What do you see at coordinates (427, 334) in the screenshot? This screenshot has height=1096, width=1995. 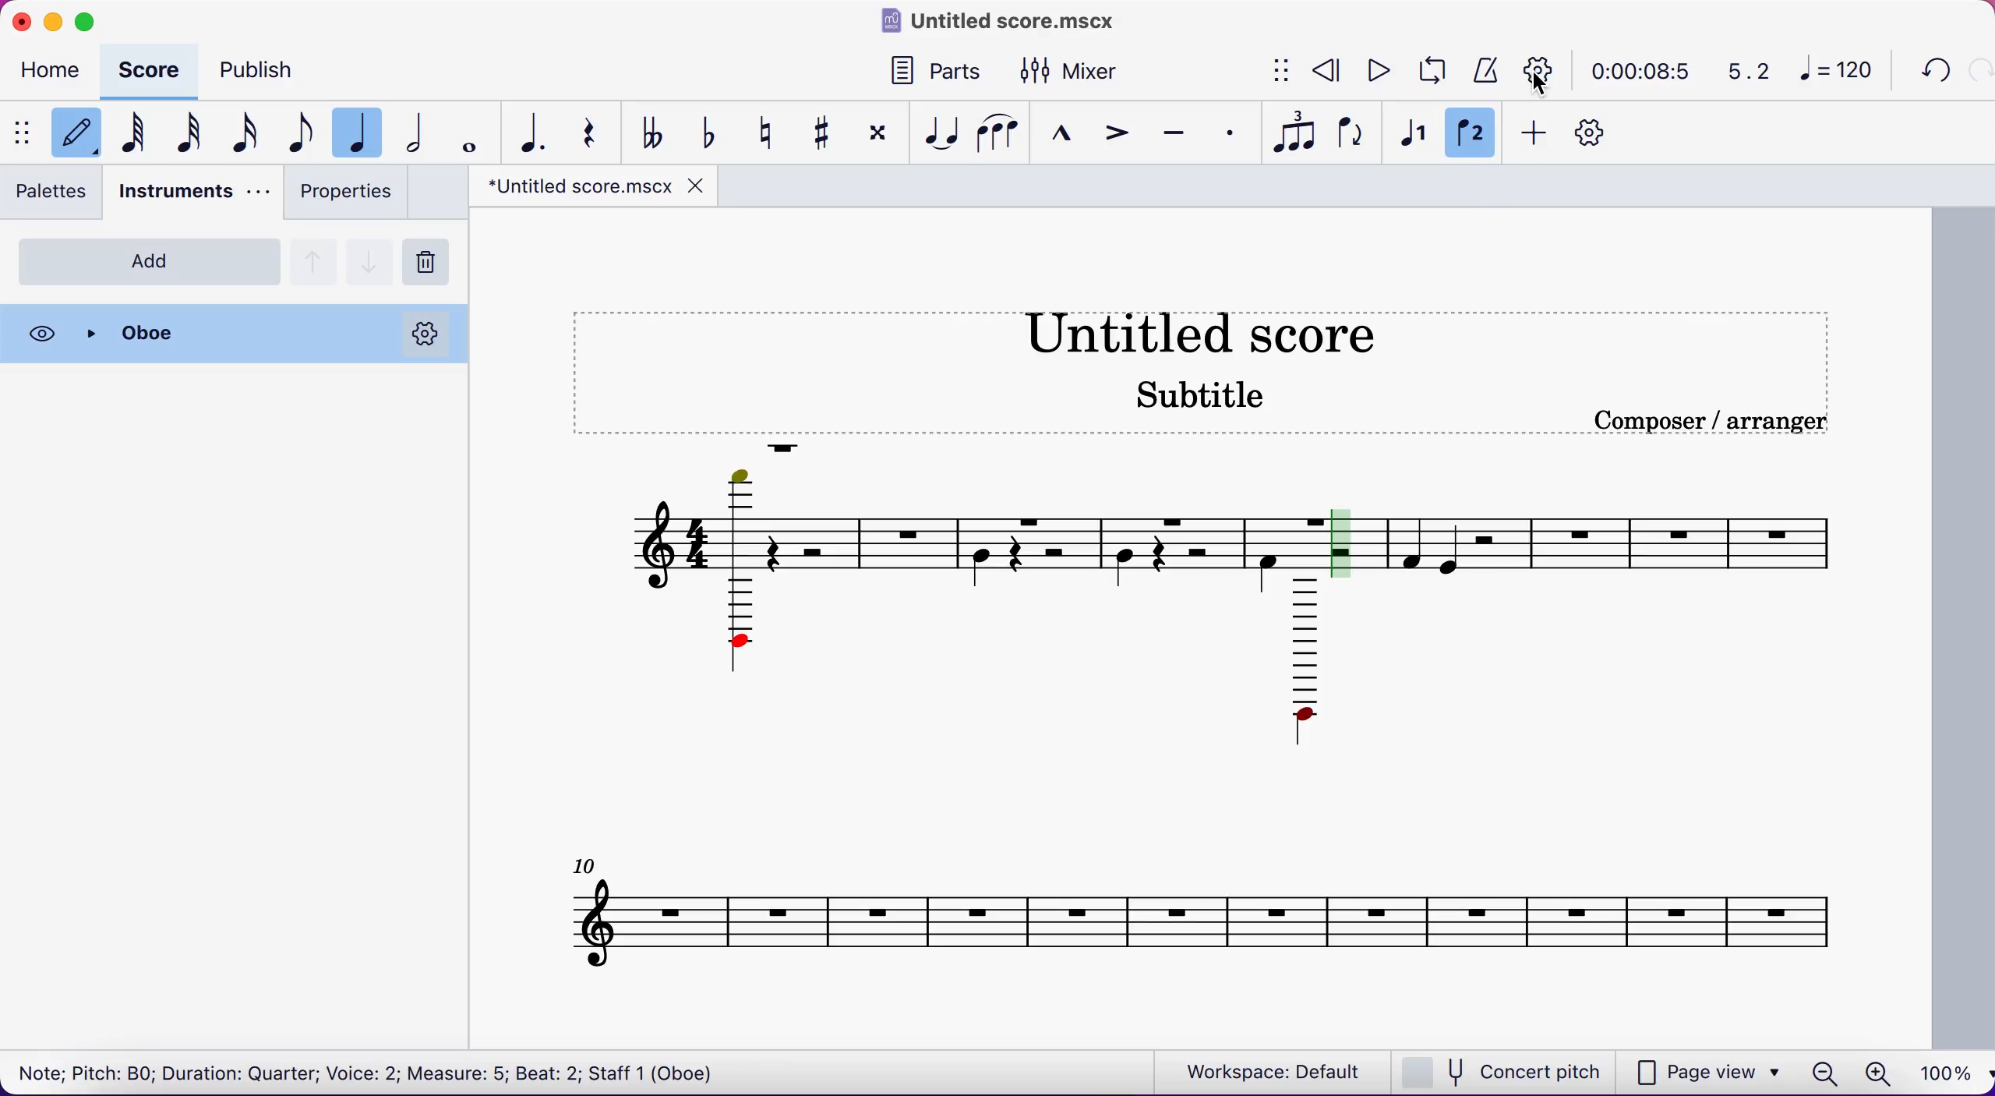 I see `more options` at bounding box center [427, 334].